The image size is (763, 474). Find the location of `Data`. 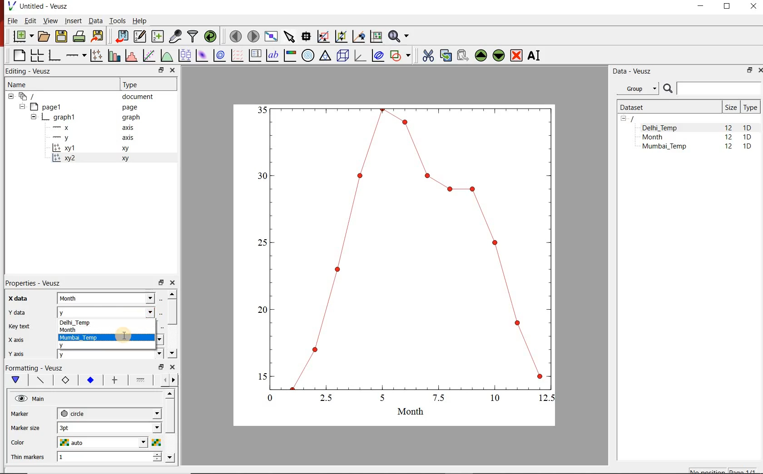

Data is located at coordinates (95, 20).